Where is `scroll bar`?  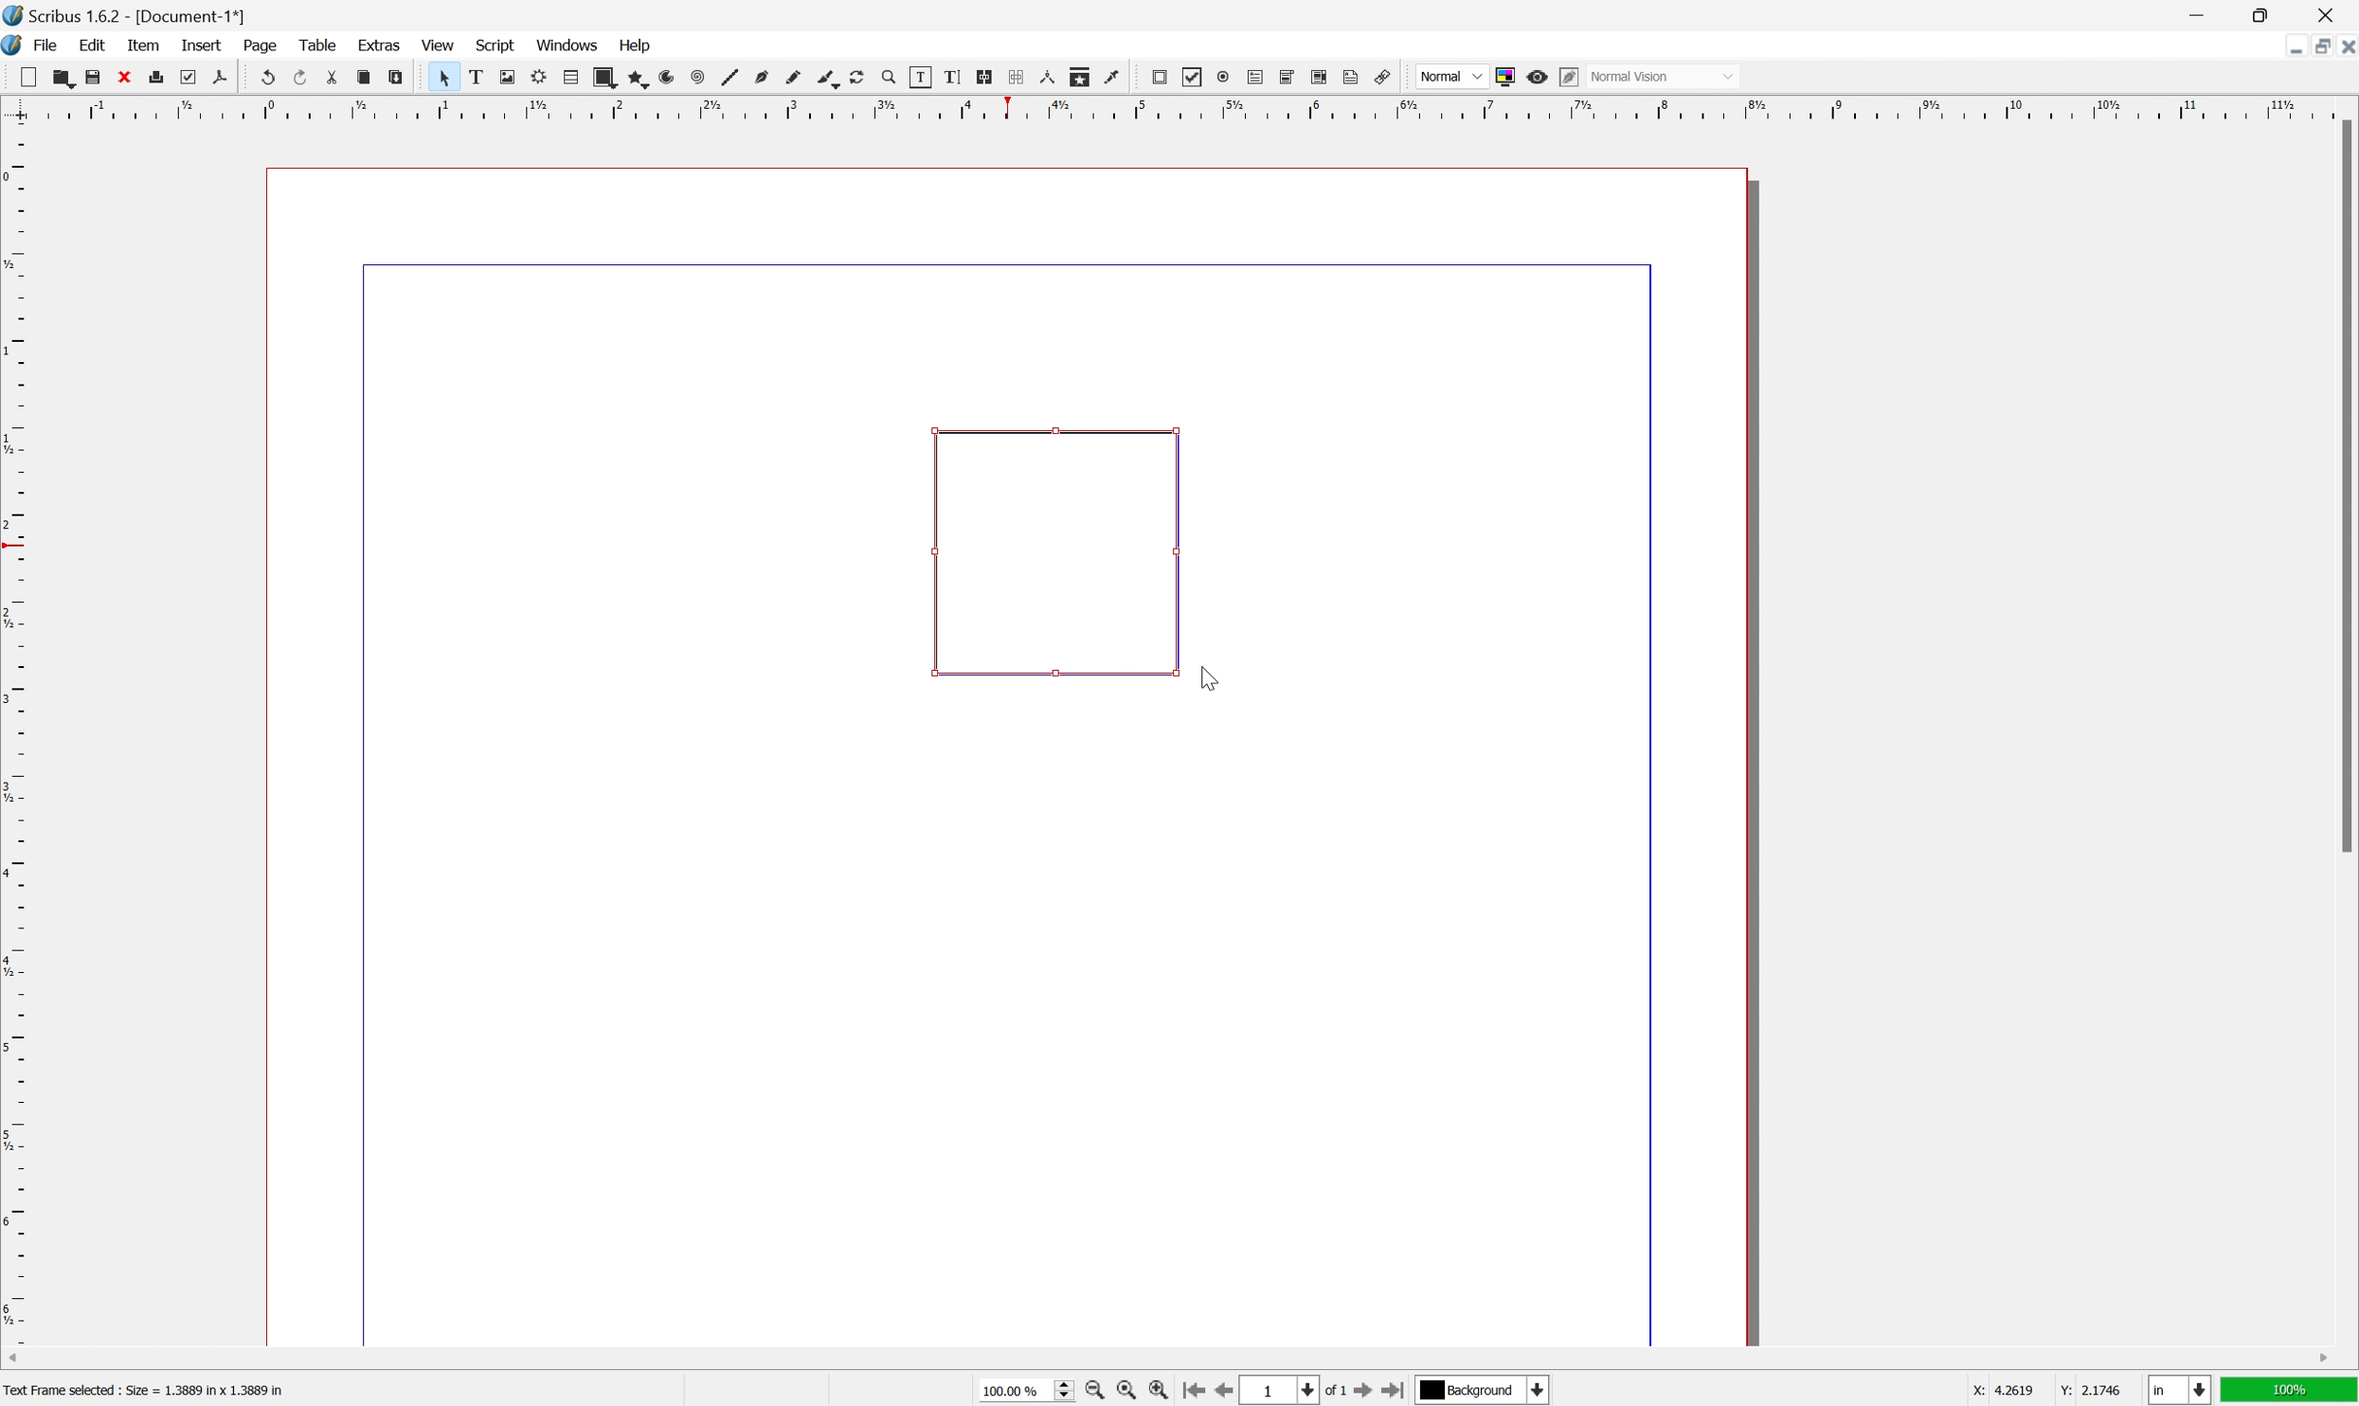 scroll bar is located at coordinates (1169, 1360).